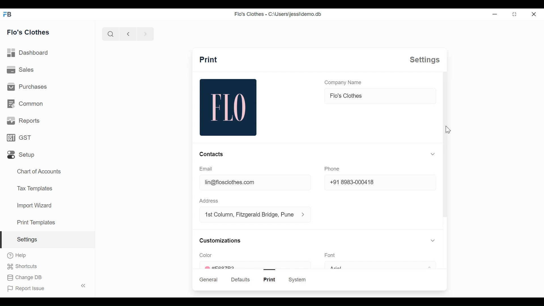  Describe the element at coordinates (297, 280) in the screenshot. I see `system` at that location.